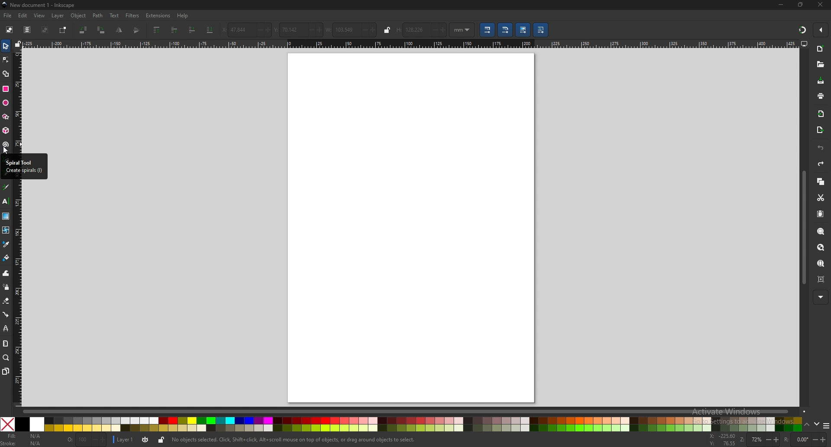  What do you see at coordinates (805, 440) in the screenshot?
I see `R: 0.00` at bounding box center [805, 440].